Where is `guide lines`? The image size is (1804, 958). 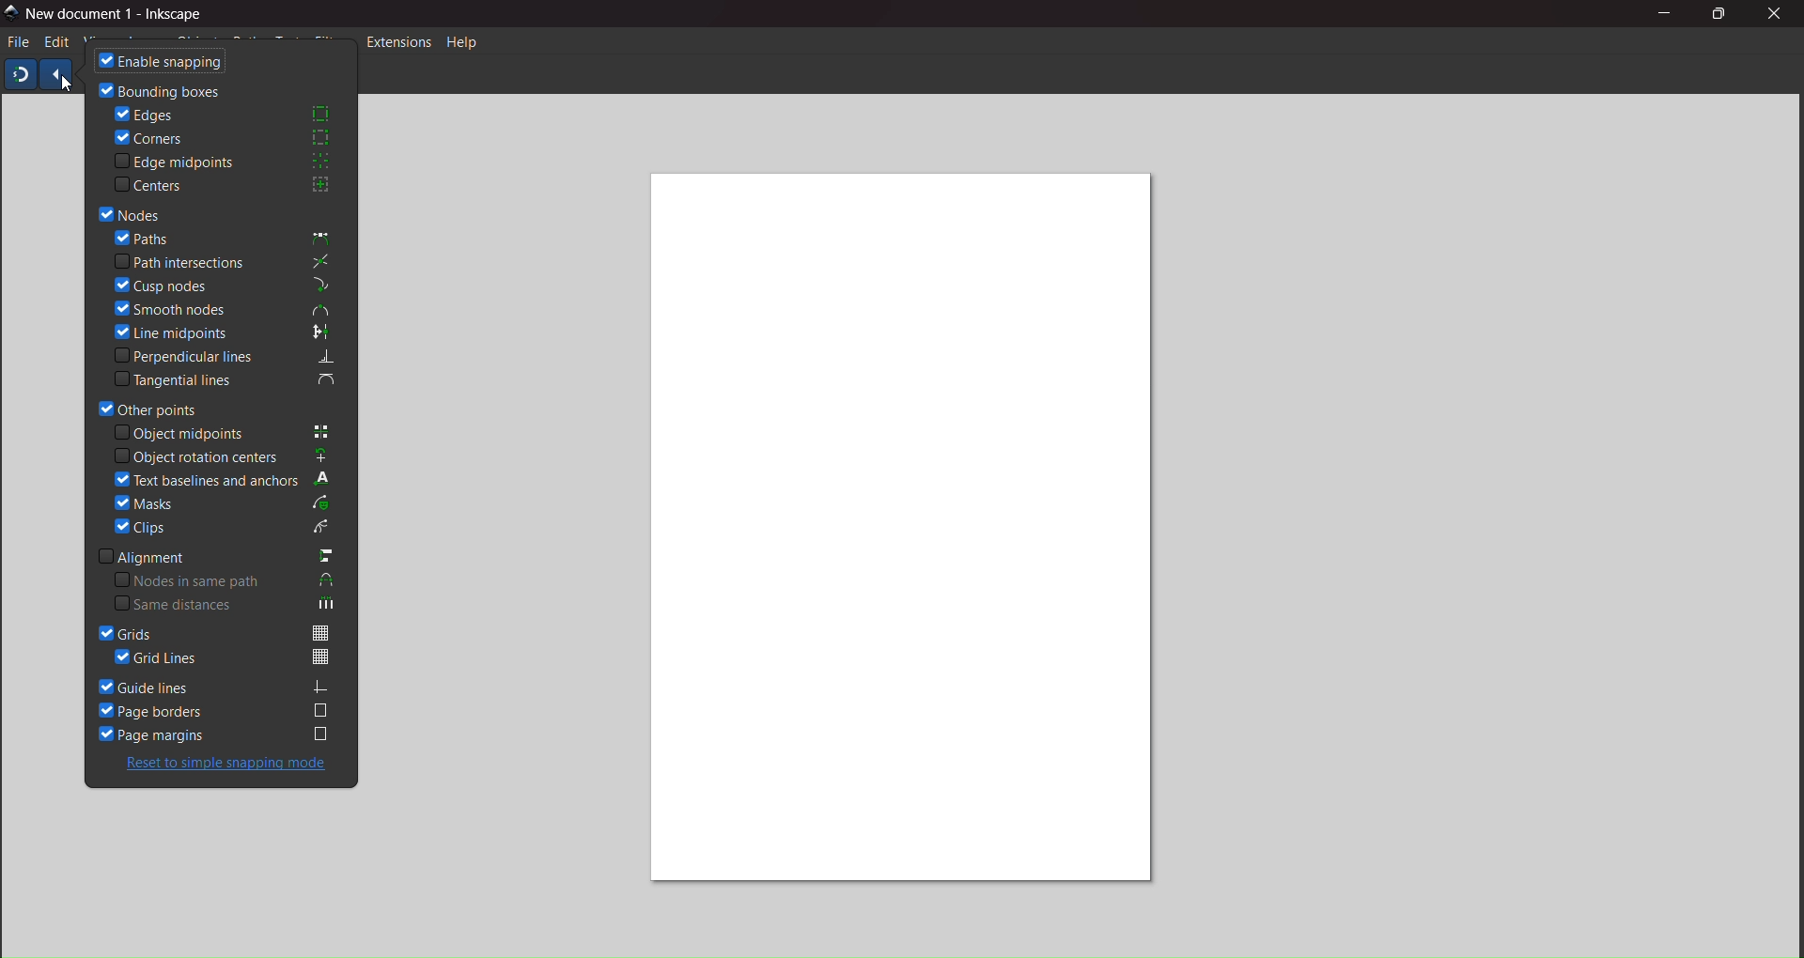
guide lines is located at coordinates (215, 686).